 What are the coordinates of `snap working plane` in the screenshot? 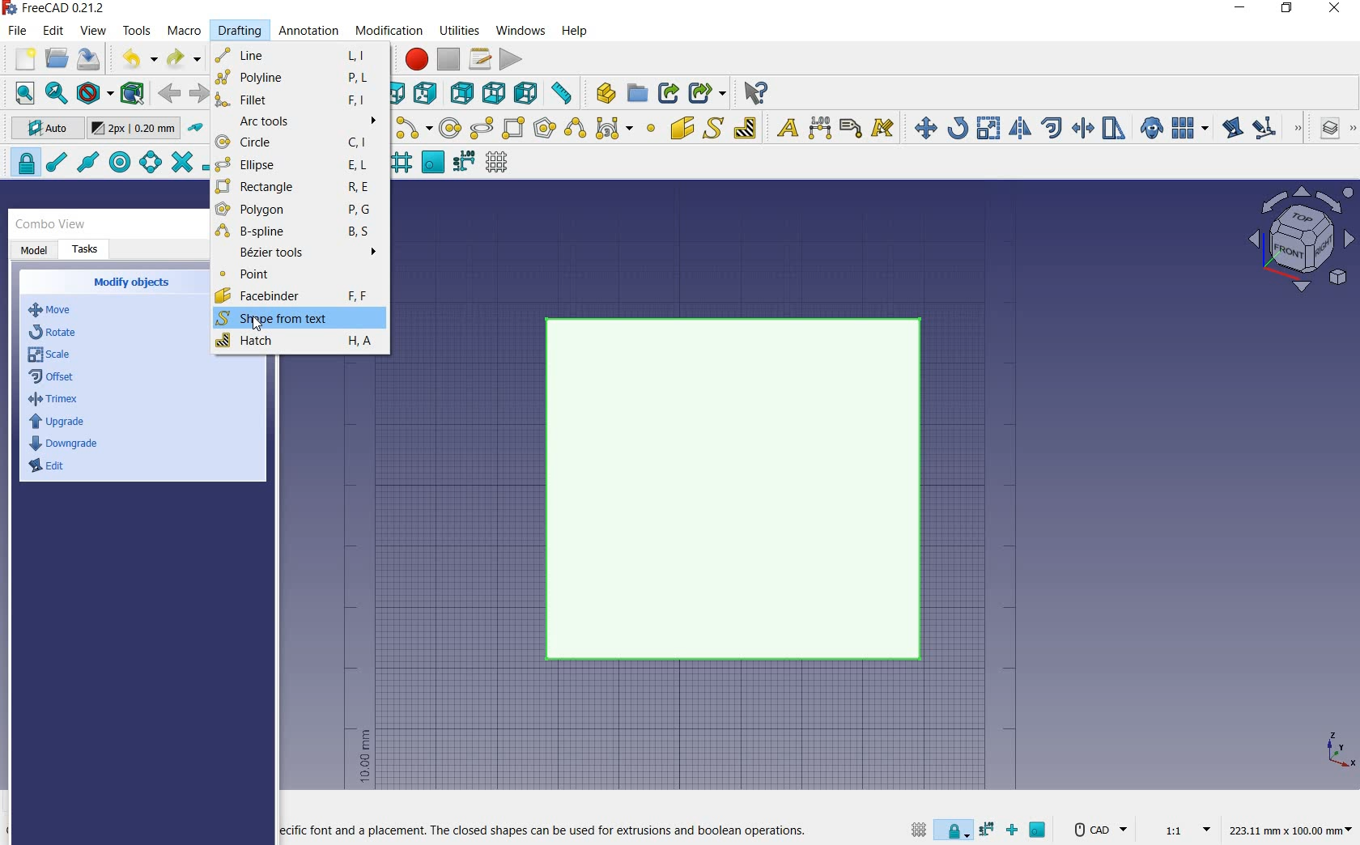 It's located at (431, 163).